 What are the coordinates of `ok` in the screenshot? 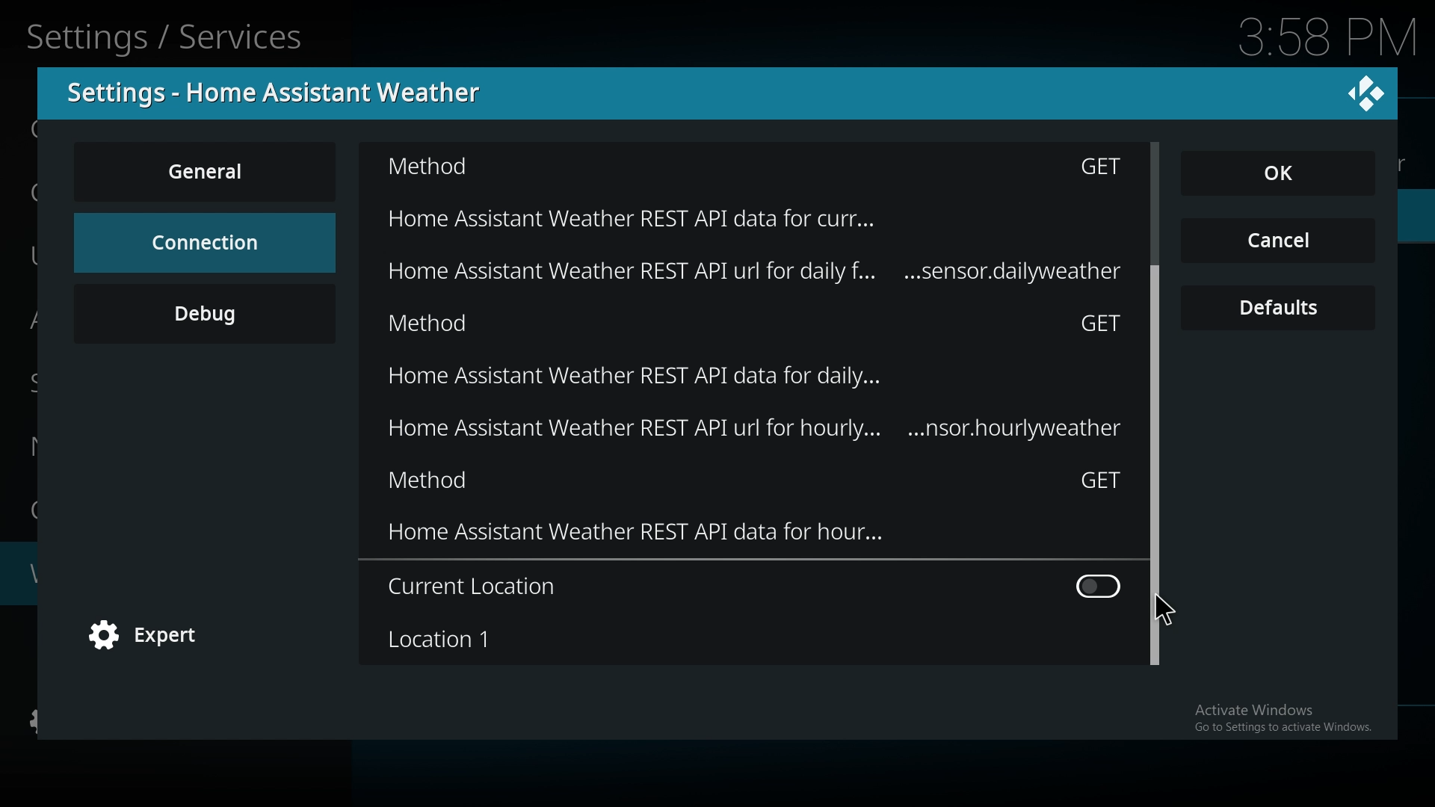 It's located at (1287, 175).